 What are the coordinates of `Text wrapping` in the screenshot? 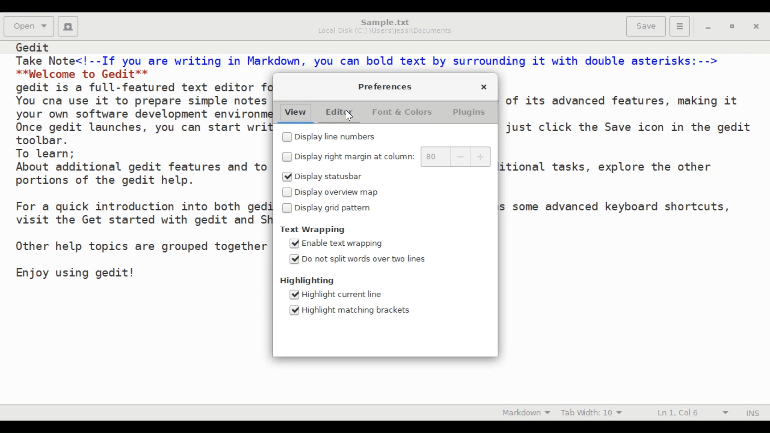 It's located at (314, 229).